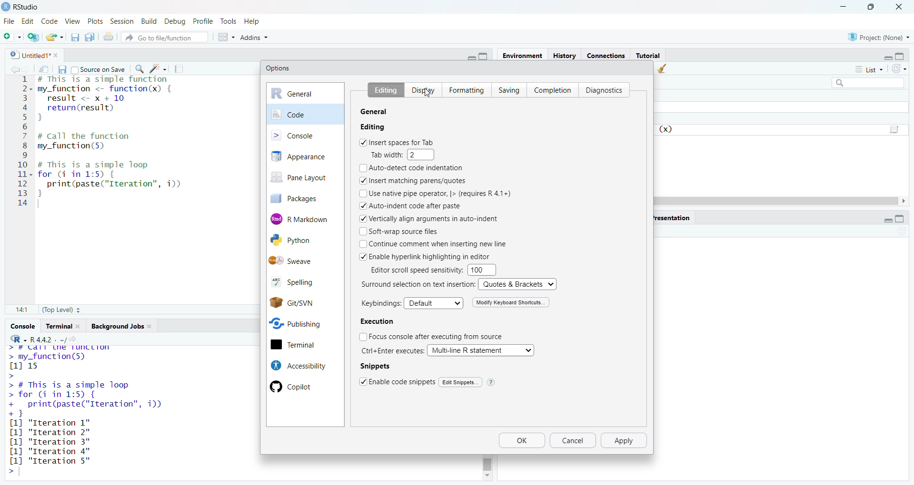 The image size is (914, 485). Describe the element at coordinates (487, 476) in the screenshot. I see `move down` at that location.